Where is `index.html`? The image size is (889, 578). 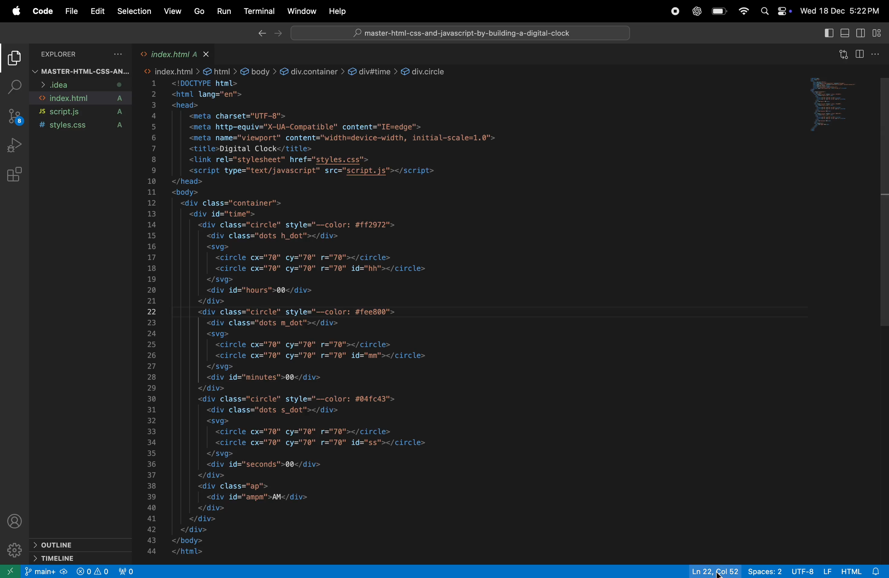
index.html is located at coordinates (82, 98).